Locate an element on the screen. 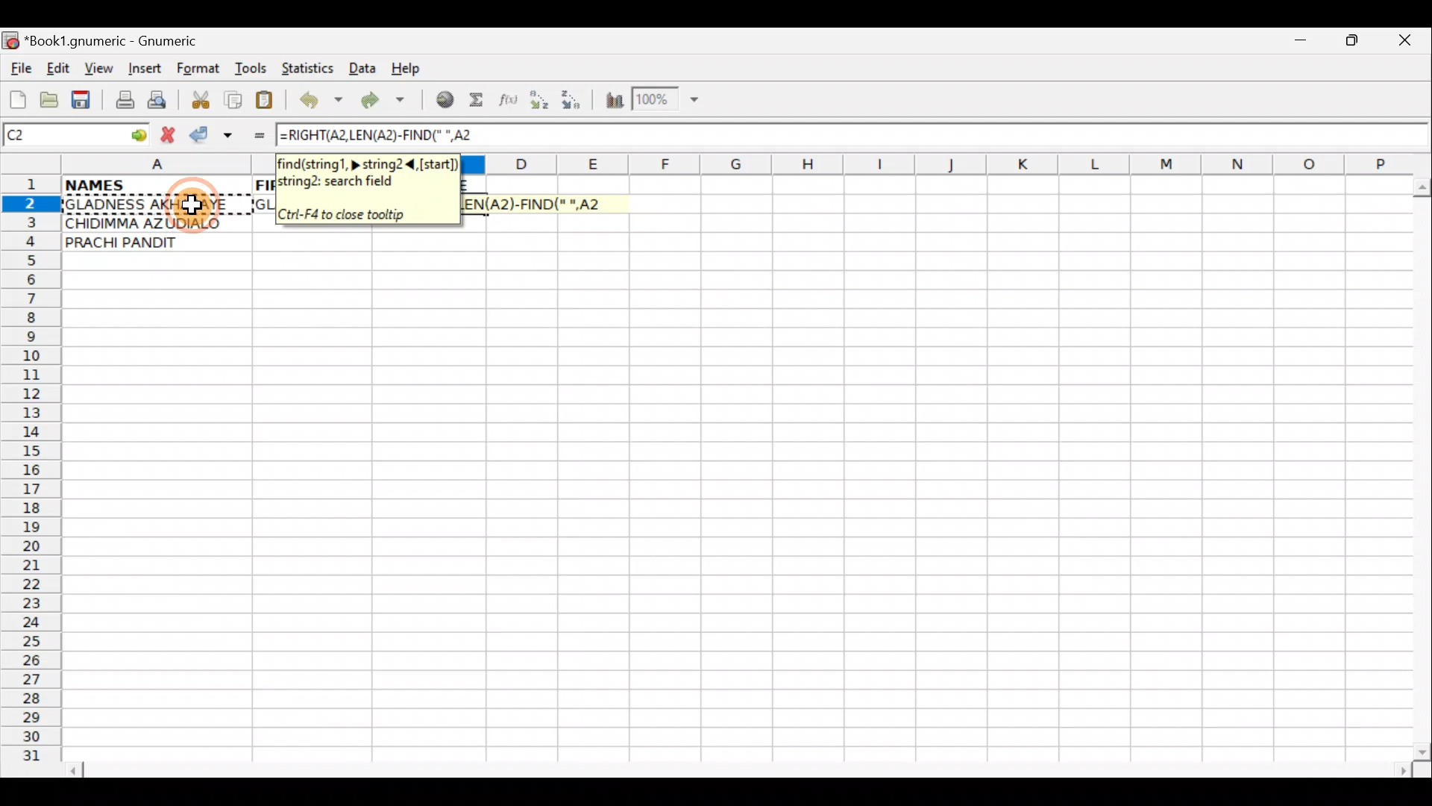  Print file is located at coordinates (121, 101).